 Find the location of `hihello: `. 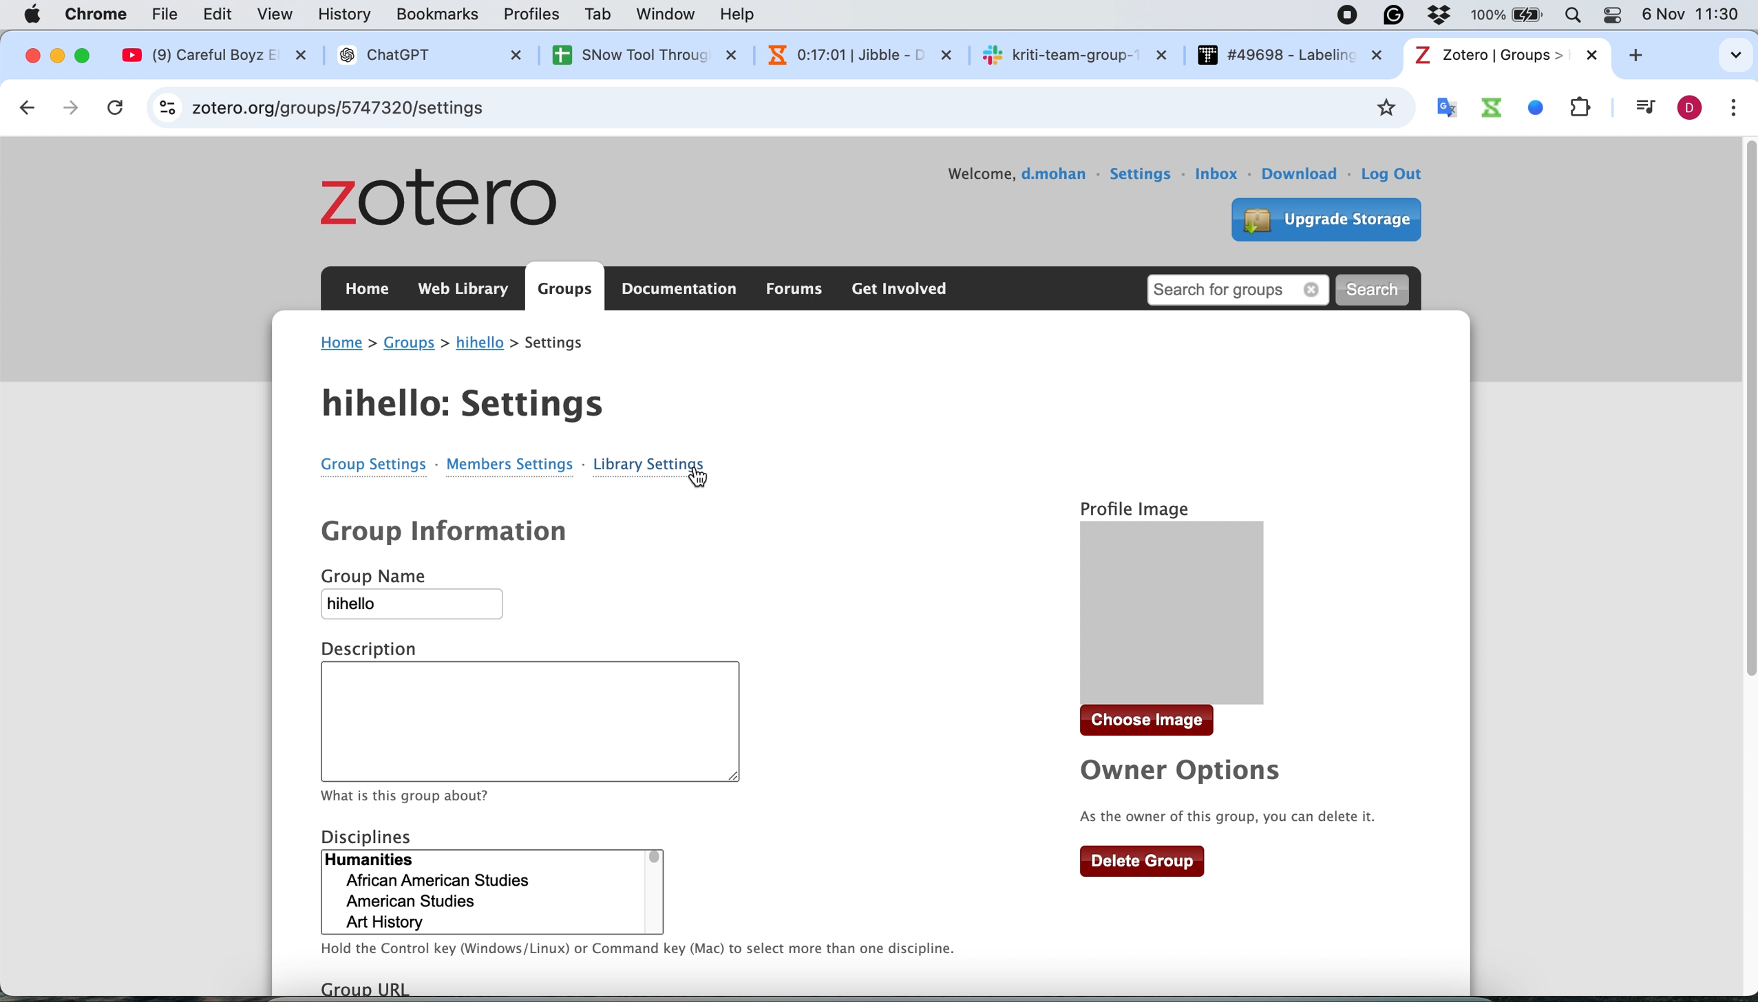

hihello:  is located at coordinates (467, 398).